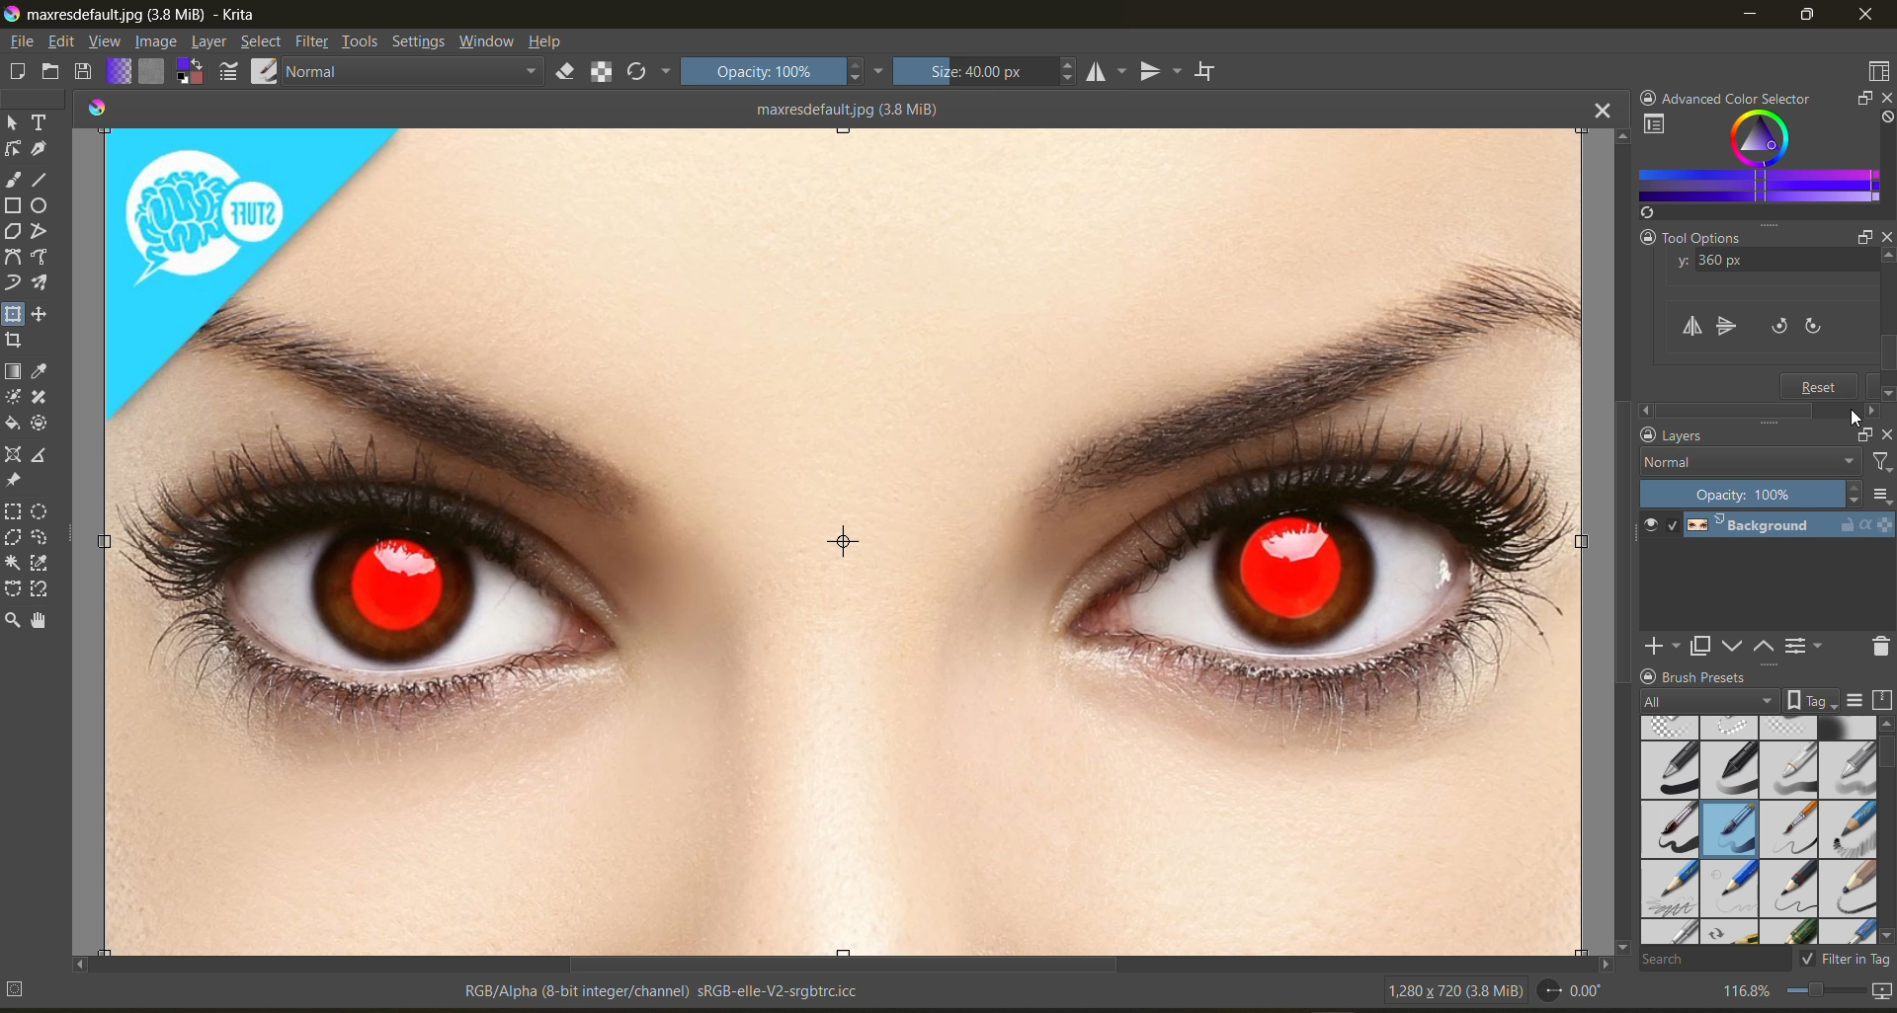 This screenshot has height=1013, width=1897. Describe the element at coordinates (1758, 827) in the screenshot. I see `brush presets` at that location.